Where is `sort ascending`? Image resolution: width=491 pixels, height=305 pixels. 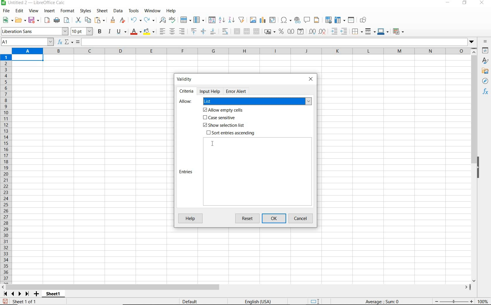
sort ascending is located at coordinates (222, 20).